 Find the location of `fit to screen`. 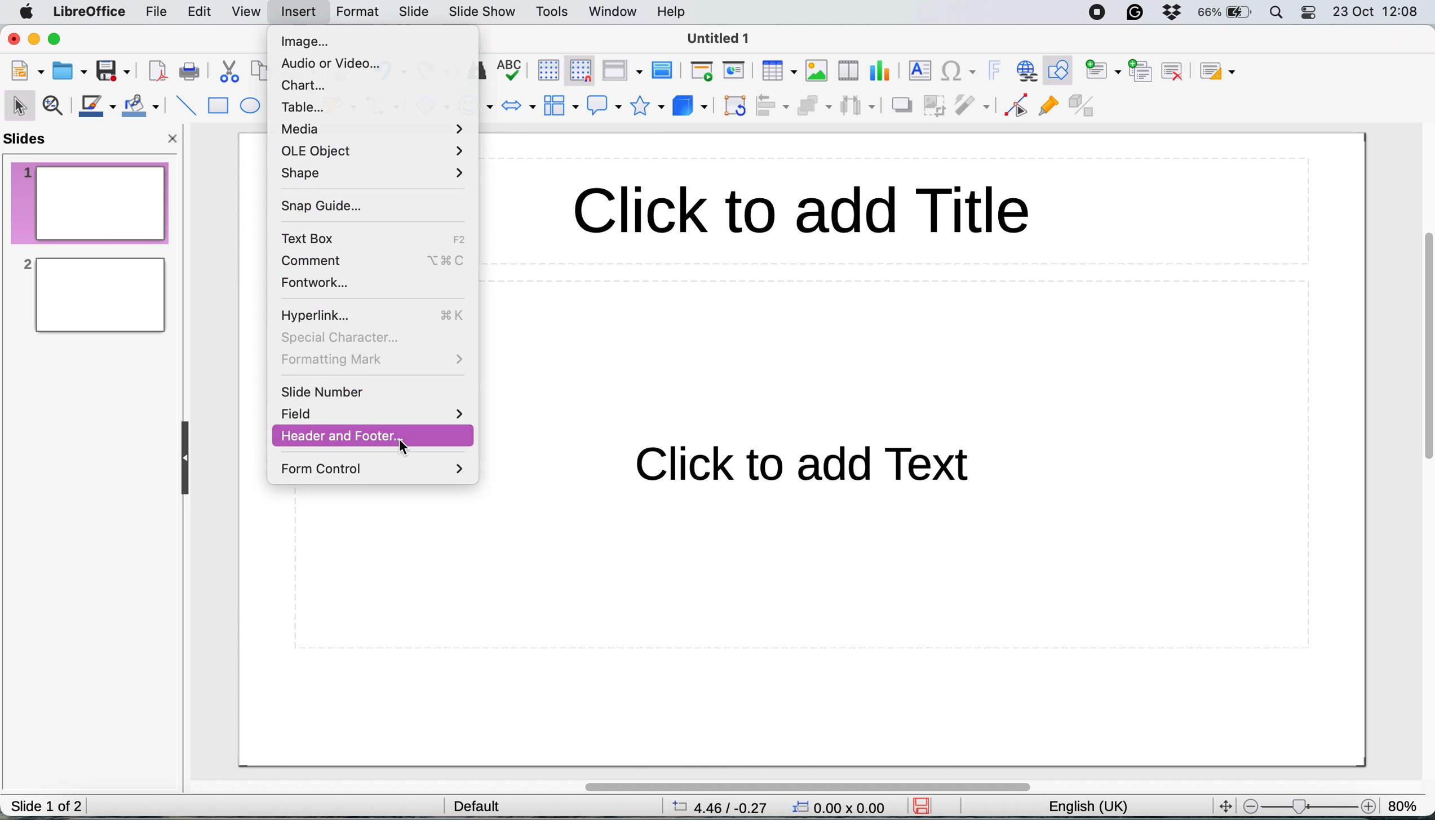

fit to screen is located at coordinates (1222, 805).